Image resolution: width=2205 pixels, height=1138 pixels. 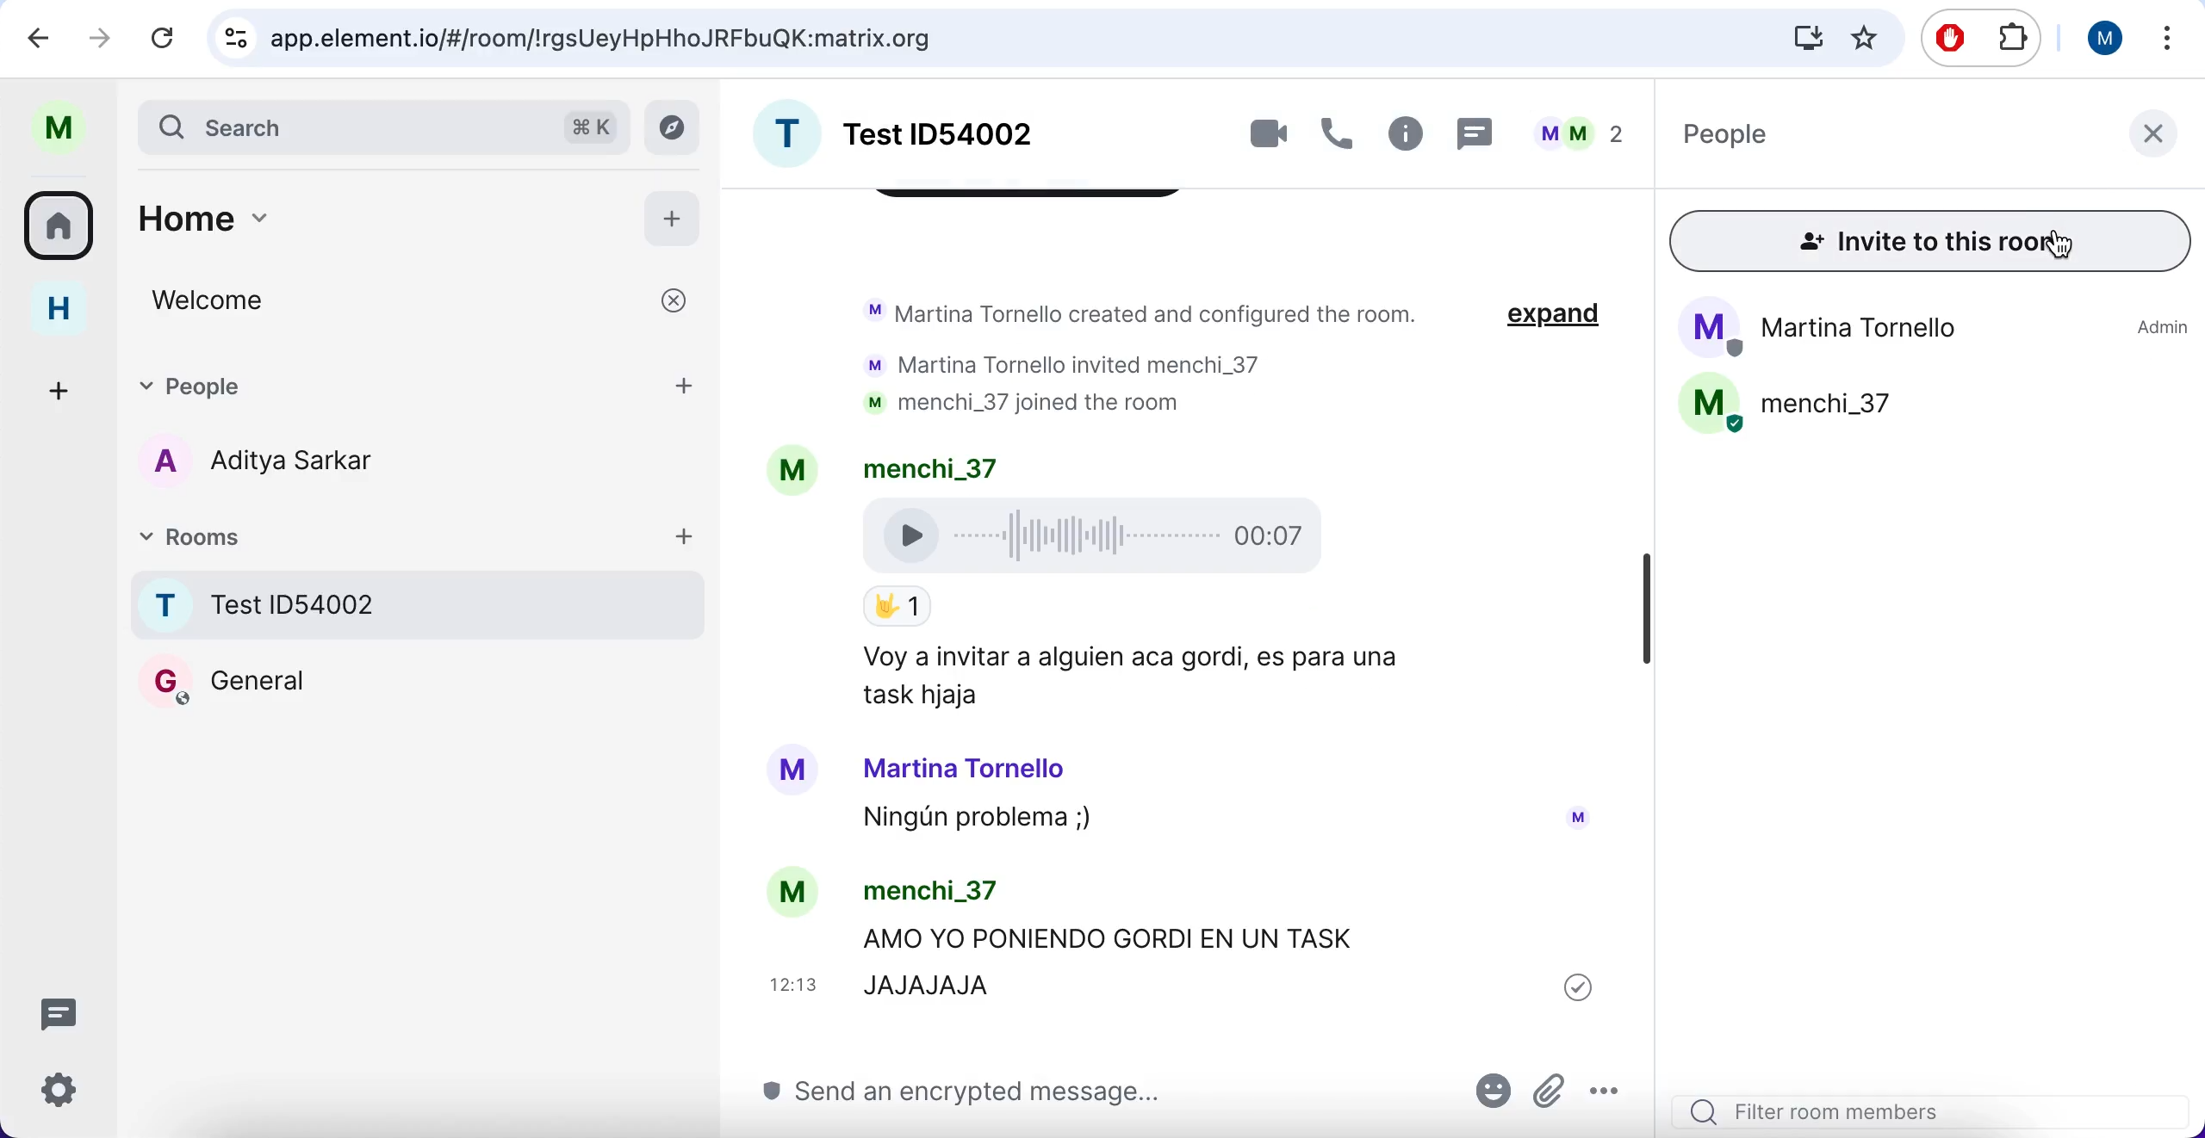 I want to click on menchi_37, so click(x=938, y=464).